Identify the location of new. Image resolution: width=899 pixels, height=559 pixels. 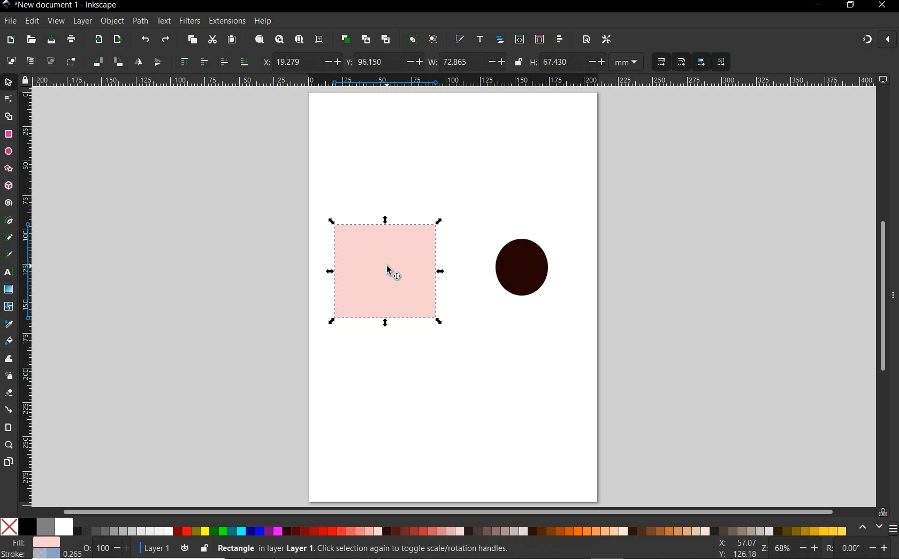
(11, 41).